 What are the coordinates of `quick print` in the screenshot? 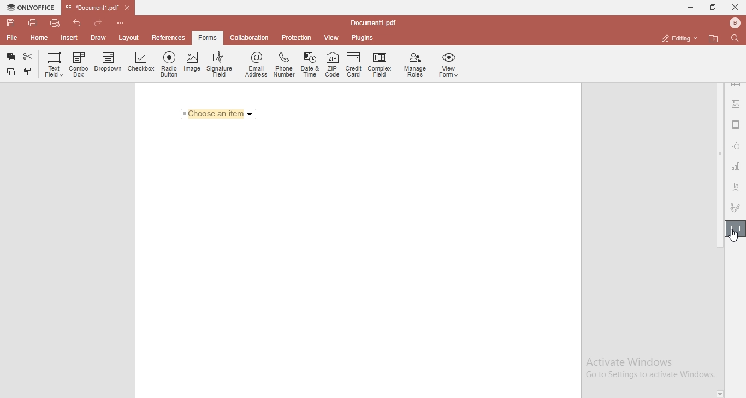 It's located at (56, 22).